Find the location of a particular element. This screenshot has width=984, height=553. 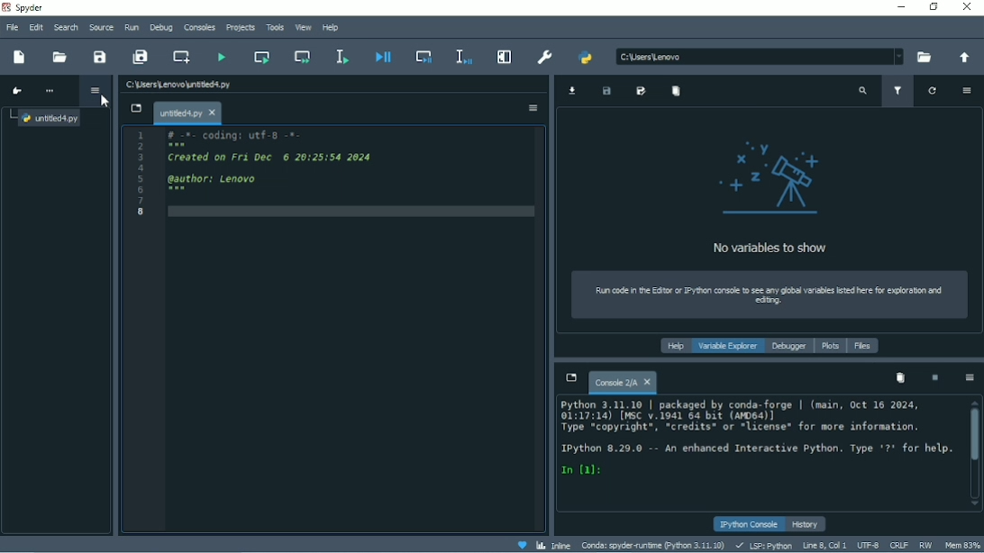

View is located at coordinates (303, 27).